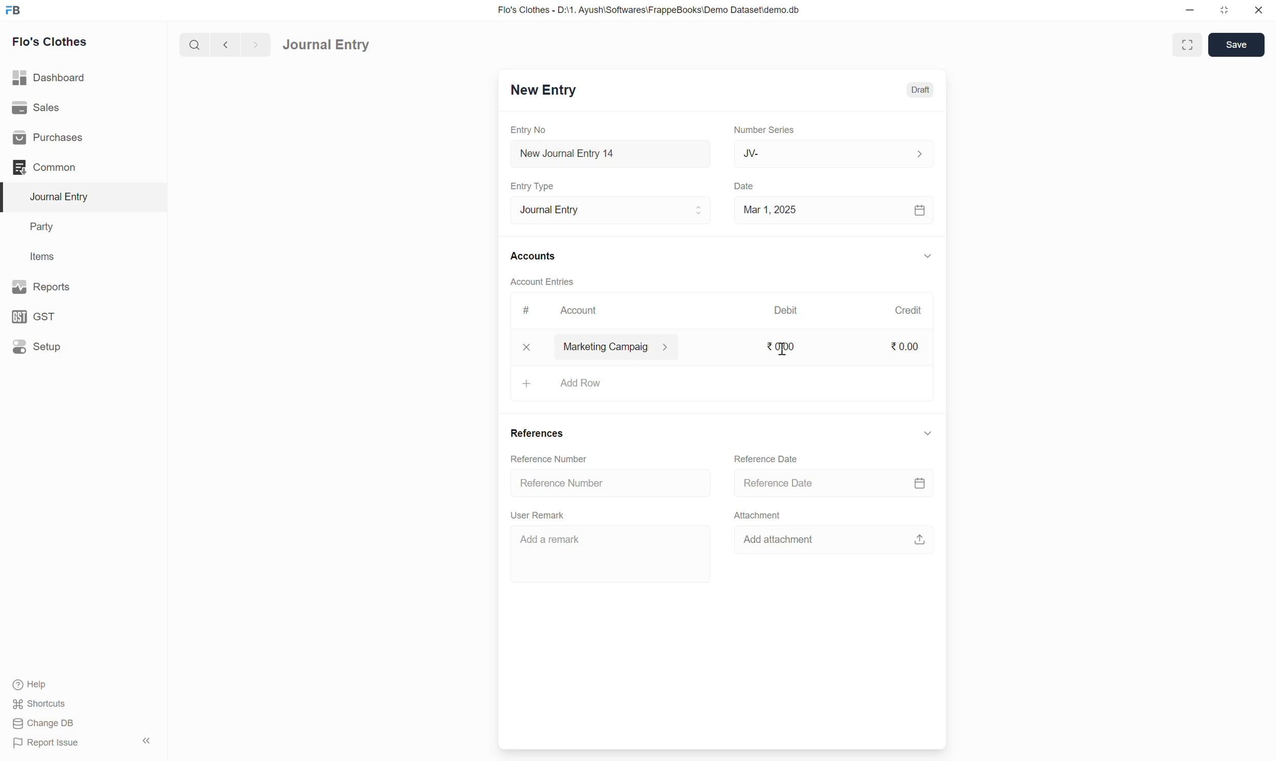 The width and height of the screenshot is (1276, 761). What do you see at coordinates (42, 256) in the screenshot?
I see `Items` at bounding box center [42, 256].